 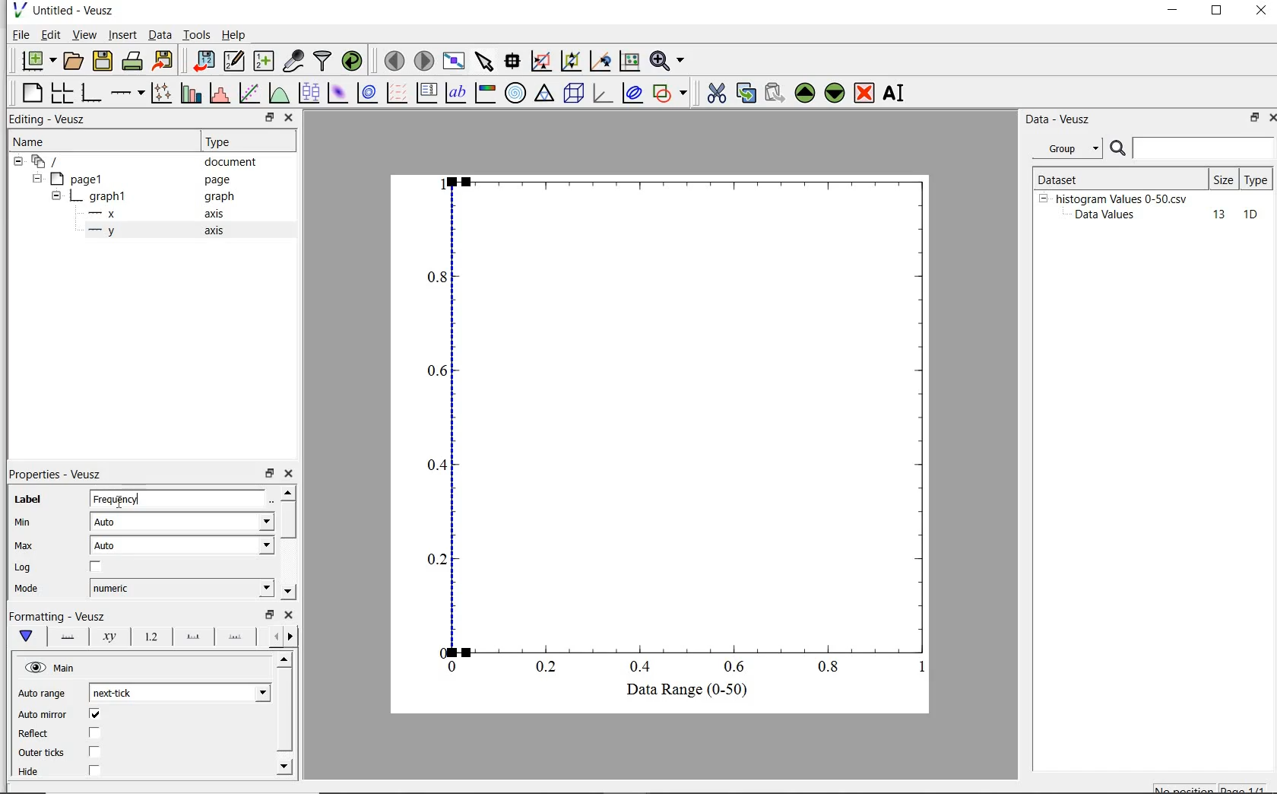 I want to click on paste the selected widget, so click(x=774, y=94).